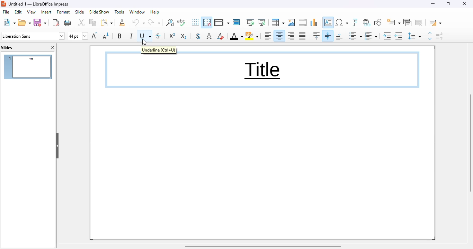 The height and width of the screenshot is (249, 473). Describe the element at coordinates (40, 22) in the screenshot. I see `save` at that location.